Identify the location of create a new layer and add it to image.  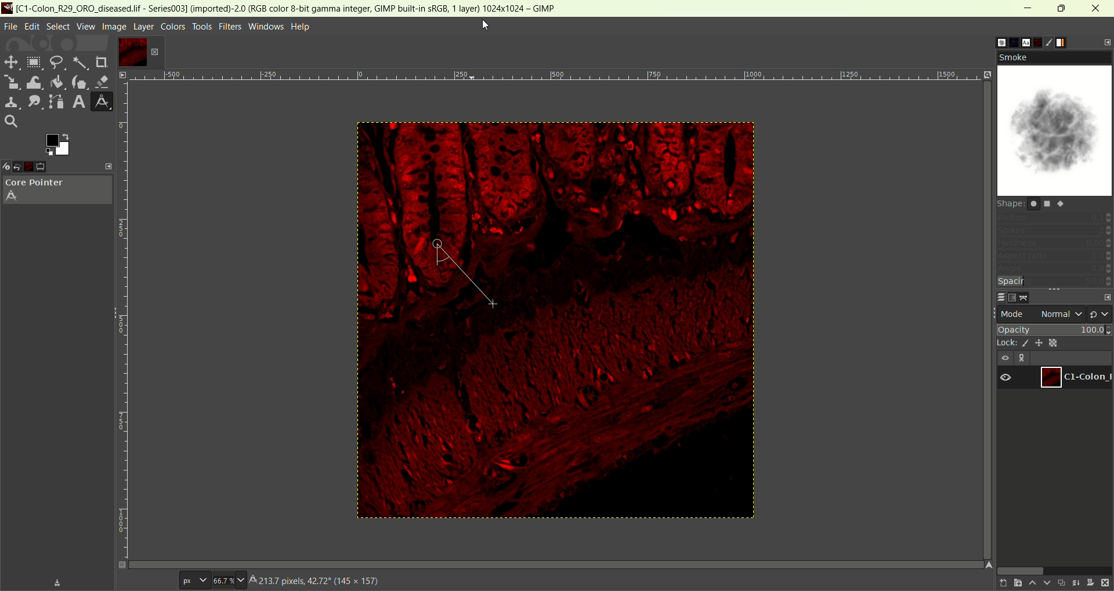
(1015, 583).